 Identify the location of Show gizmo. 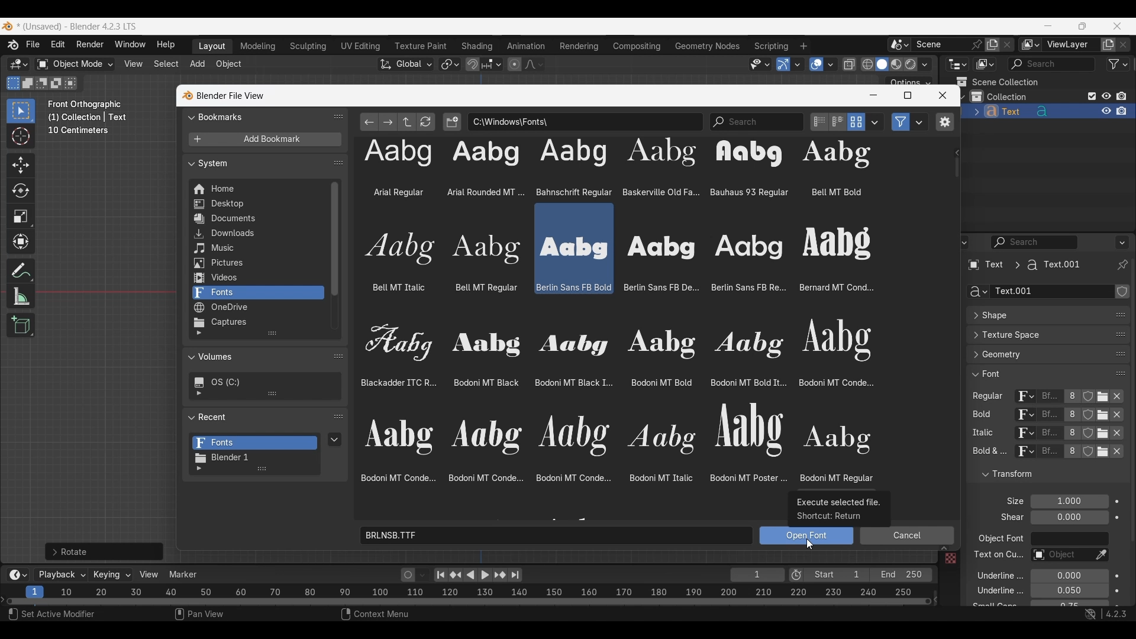
(783, 64).